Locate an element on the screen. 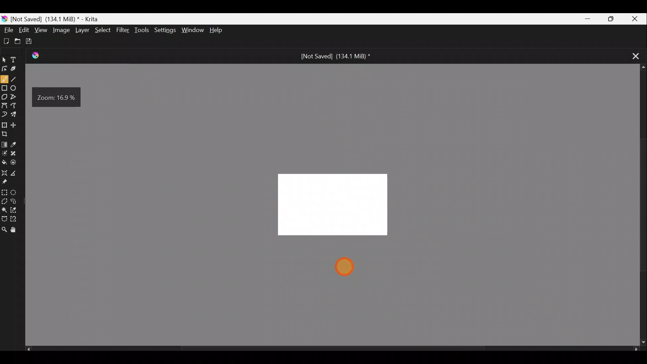  Enclose & fill tool is located at coordinates (17, 162).